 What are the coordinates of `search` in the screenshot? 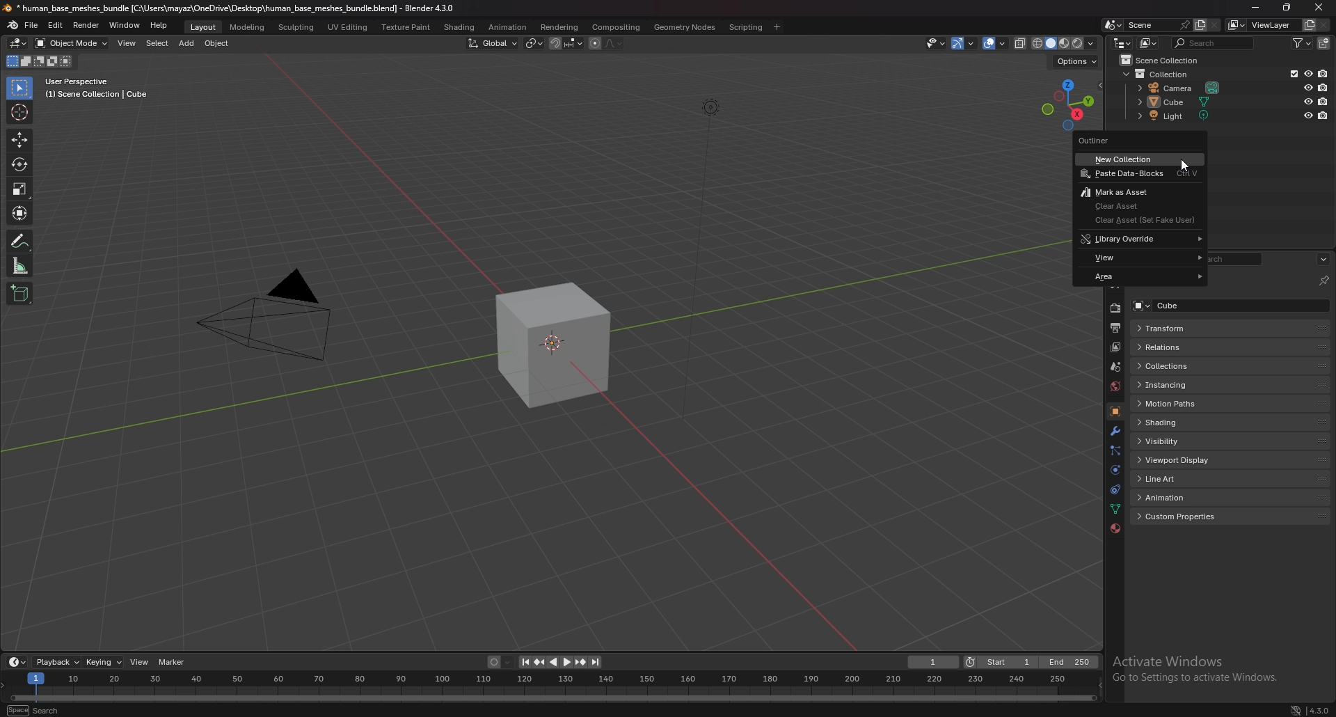 It's located at (1215, 42).